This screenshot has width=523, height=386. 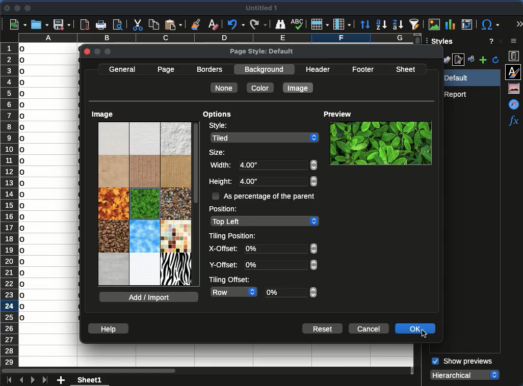 What do you see at coordinates (234, 291) in the screenshot?
I see `row` at bounding box center [234, 291].